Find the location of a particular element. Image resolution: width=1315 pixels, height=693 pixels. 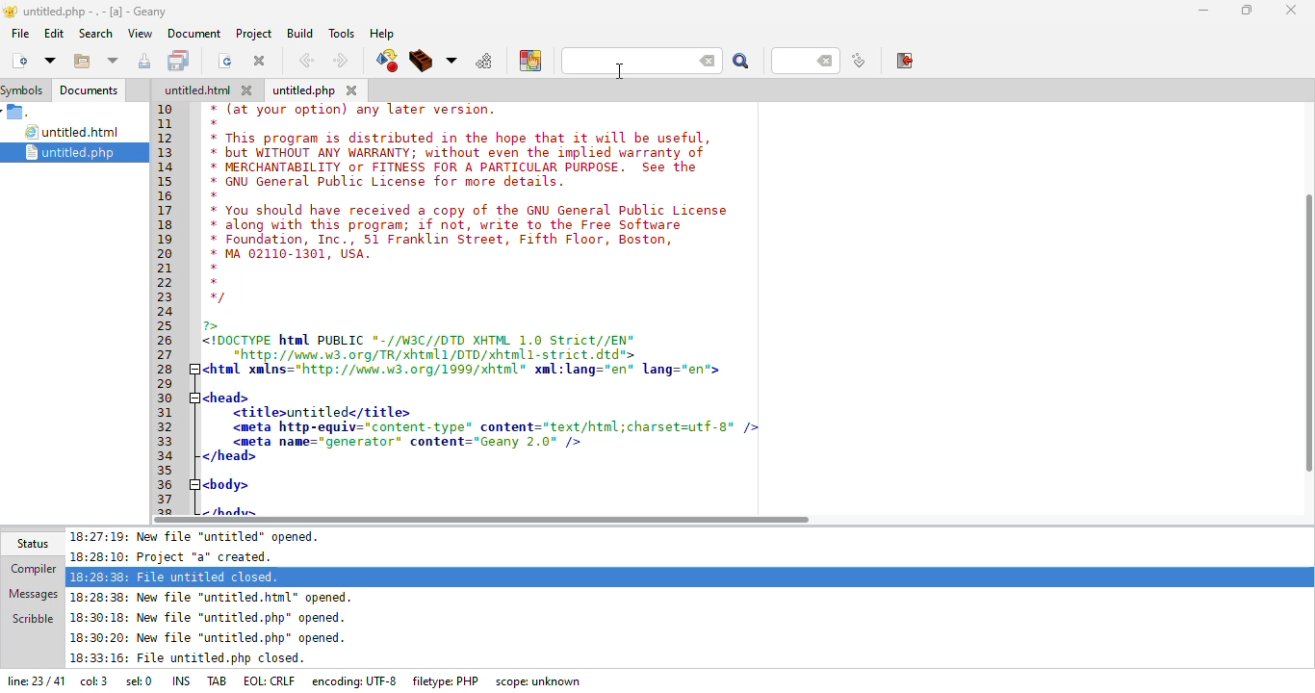

sel:0 is located at coordinates (139, 683).